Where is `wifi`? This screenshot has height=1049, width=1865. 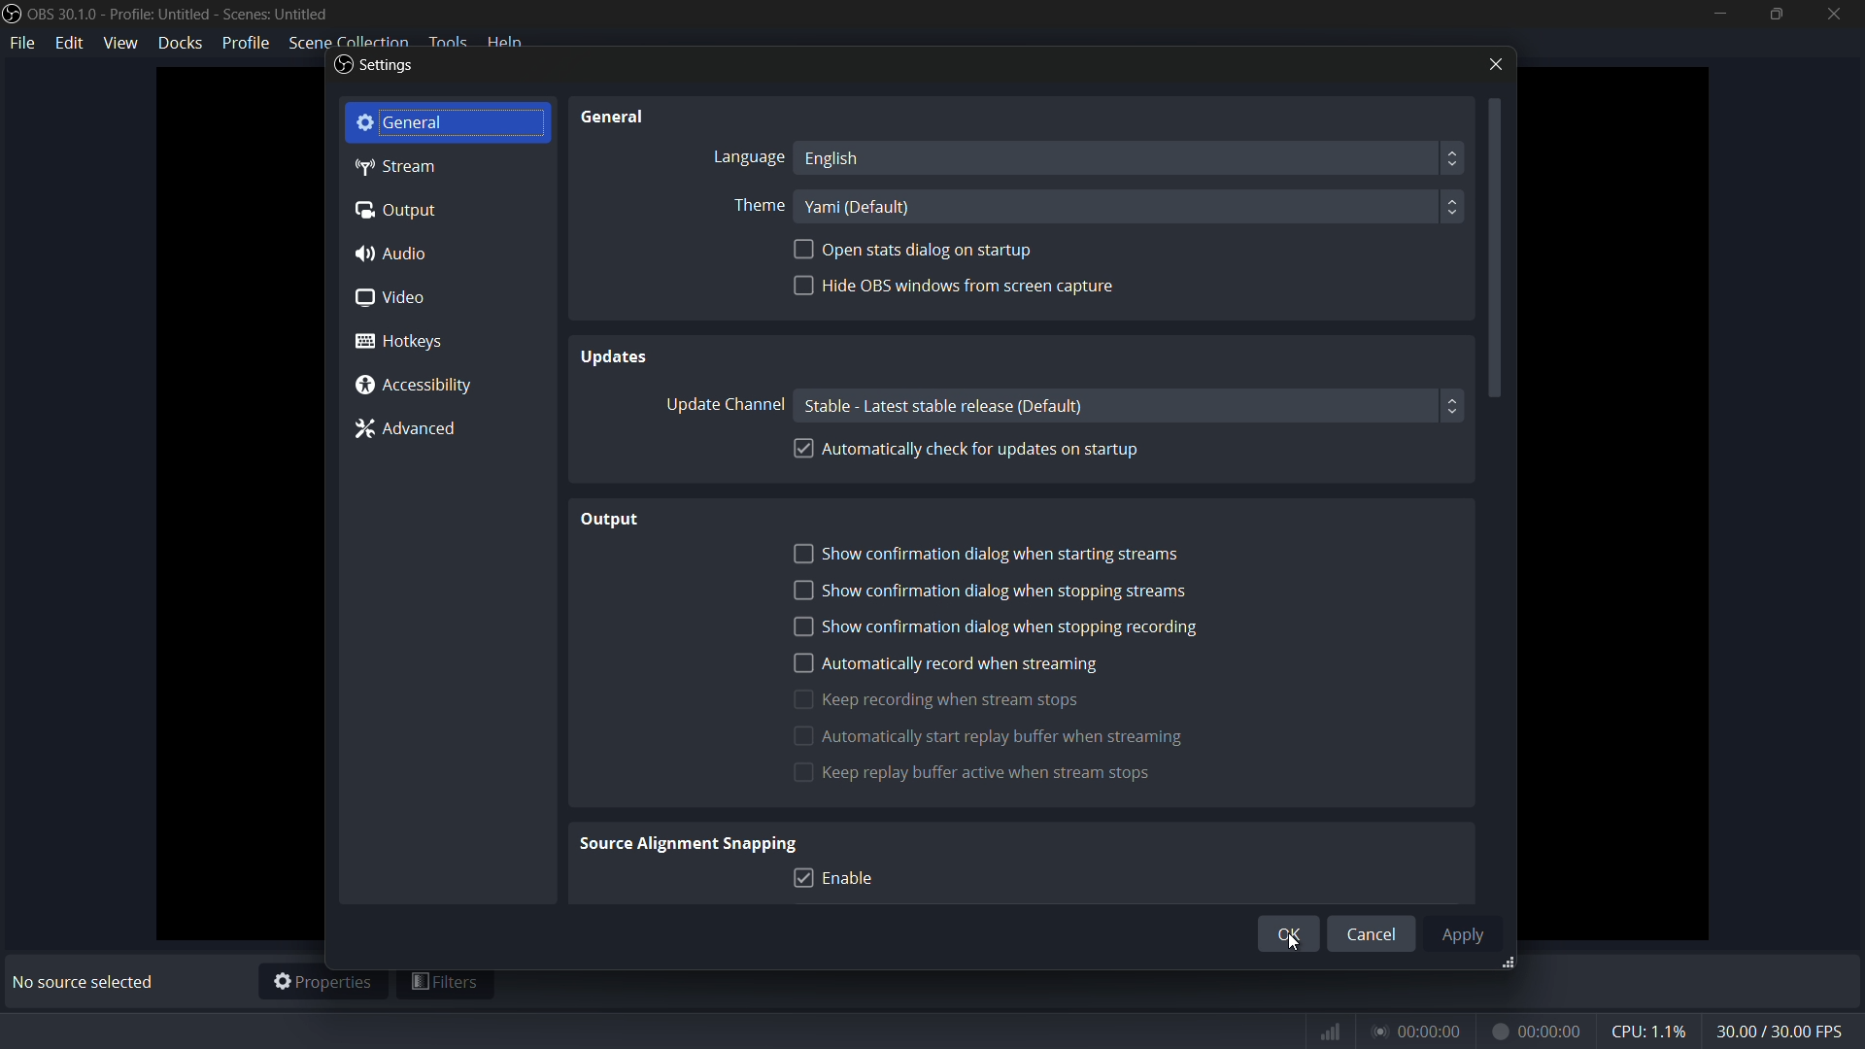
wifi is located at coordinates (1332, 1029).